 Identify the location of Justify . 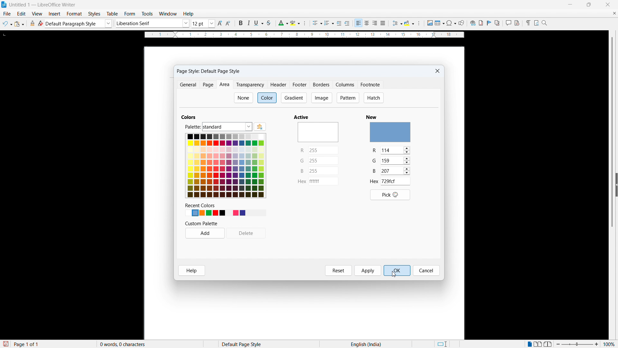
(383, 23).